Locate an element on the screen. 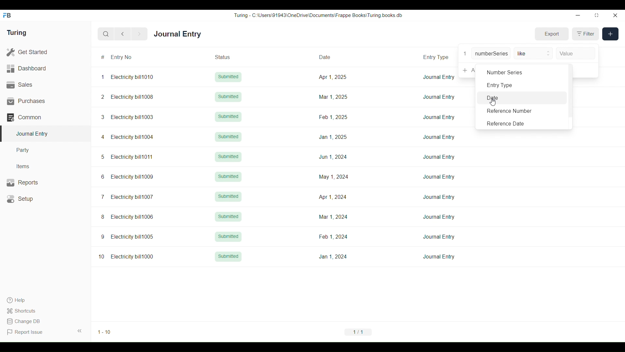 The width and height of the screenshot is (625, 352). Add a filter is located at coordinates (467, 70).